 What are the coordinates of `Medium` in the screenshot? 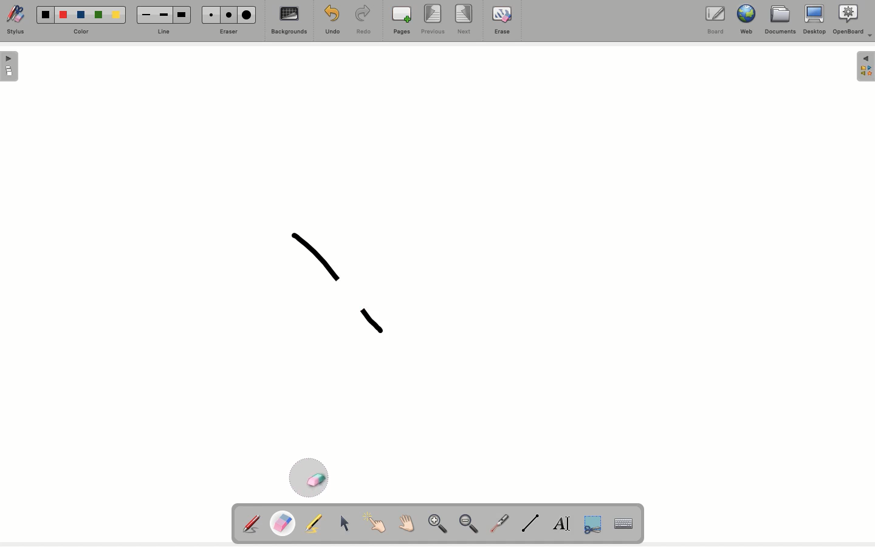 It's located at (230, 15).